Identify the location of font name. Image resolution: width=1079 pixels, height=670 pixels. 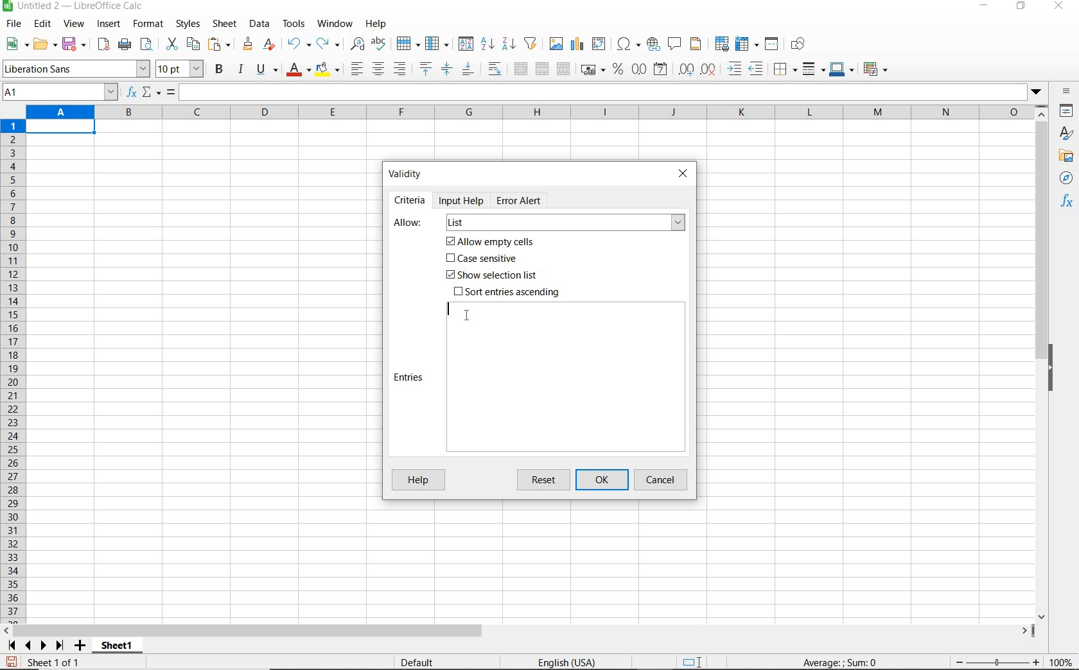
(76, 69).